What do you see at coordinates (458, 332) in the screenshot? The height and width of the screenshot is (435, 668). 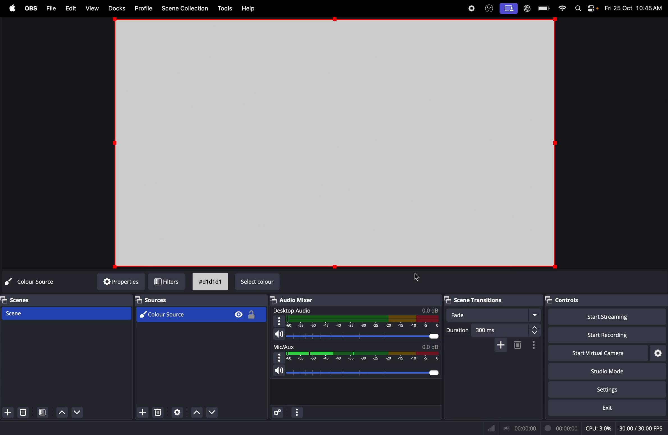 I see `duration` at bounding box center [458, 332].